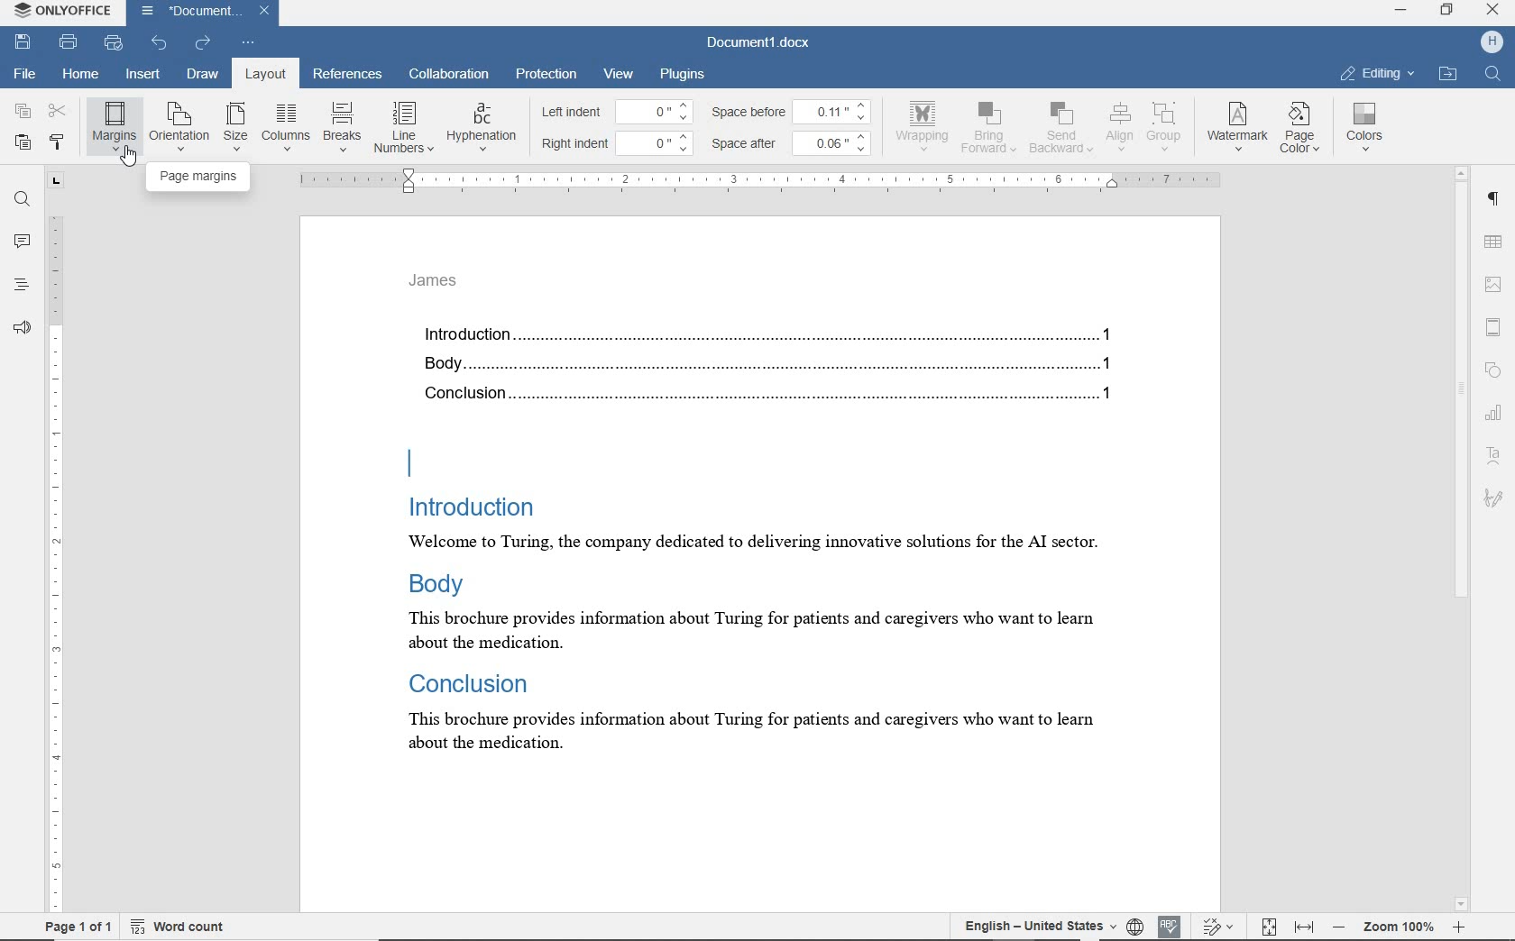 The width and height of the screenshot is (1515, 941). What do you see at coordinates (23, 202) in the screenshot?
I see `find` at bounding box center [23, 202].